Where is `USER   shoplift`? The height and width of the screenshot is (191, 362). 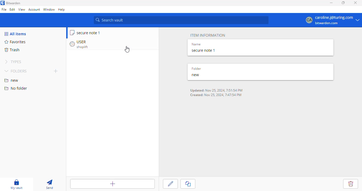 USER   shoplift is located at coordinates (84, 44).